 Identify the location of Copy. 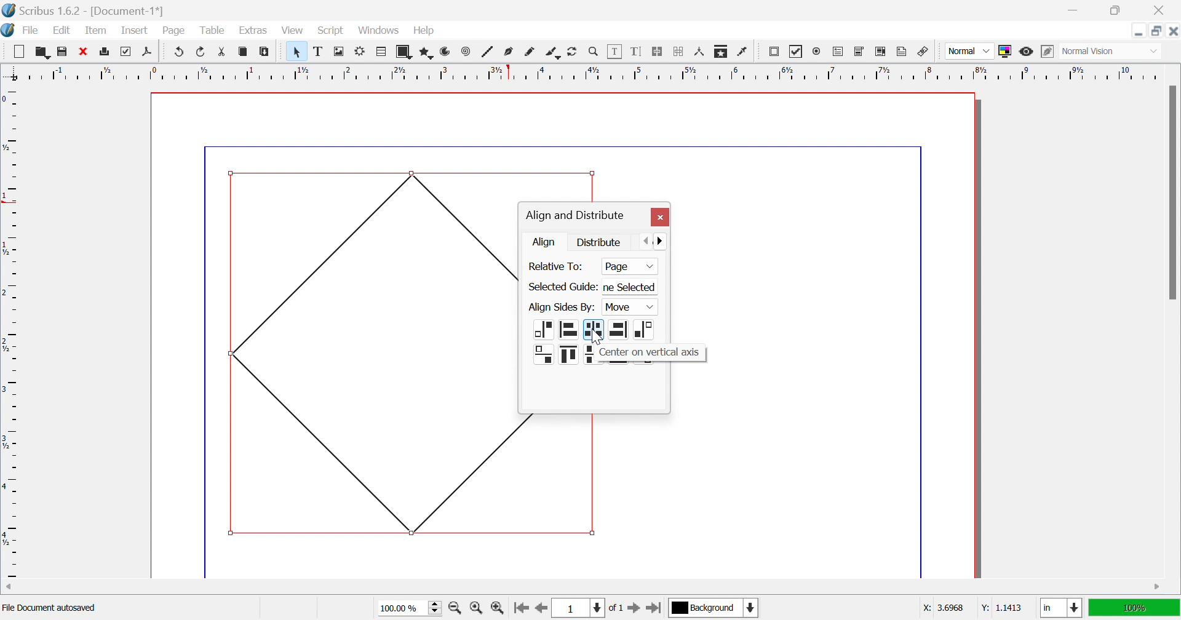
(243, 51).